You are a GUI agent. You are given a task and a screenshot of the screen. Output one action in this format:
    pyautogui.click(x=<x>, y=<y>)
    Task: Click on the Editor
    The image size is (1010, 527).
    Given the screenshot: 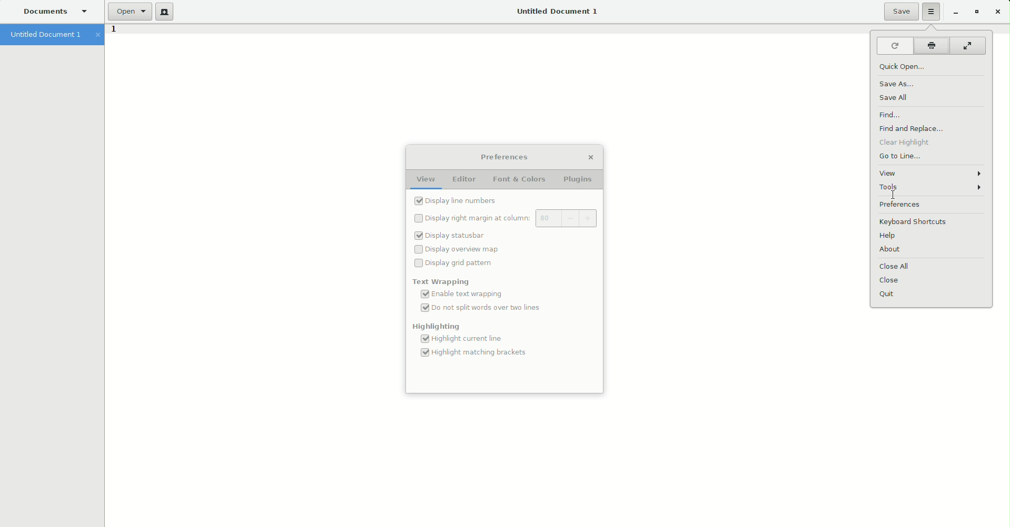 What is the action you would take?
    pyautogui.click(x=463, y=179)
    